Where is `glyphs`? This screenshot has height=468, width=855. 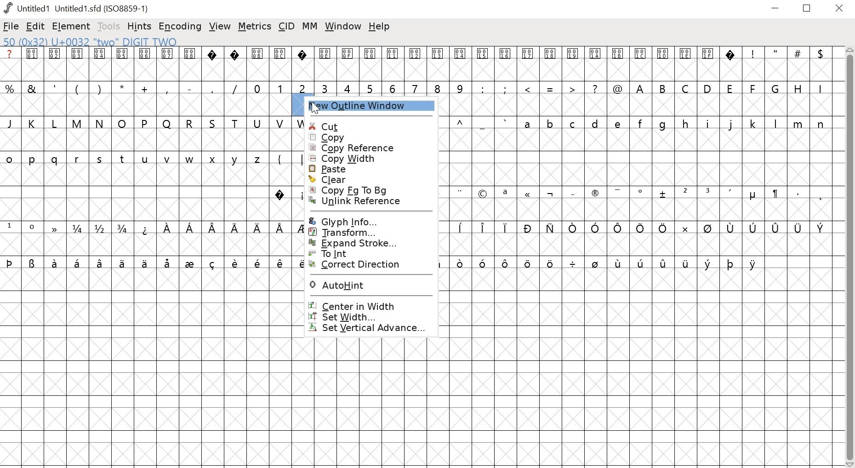 glyphs is located at coordinates (151, 161).